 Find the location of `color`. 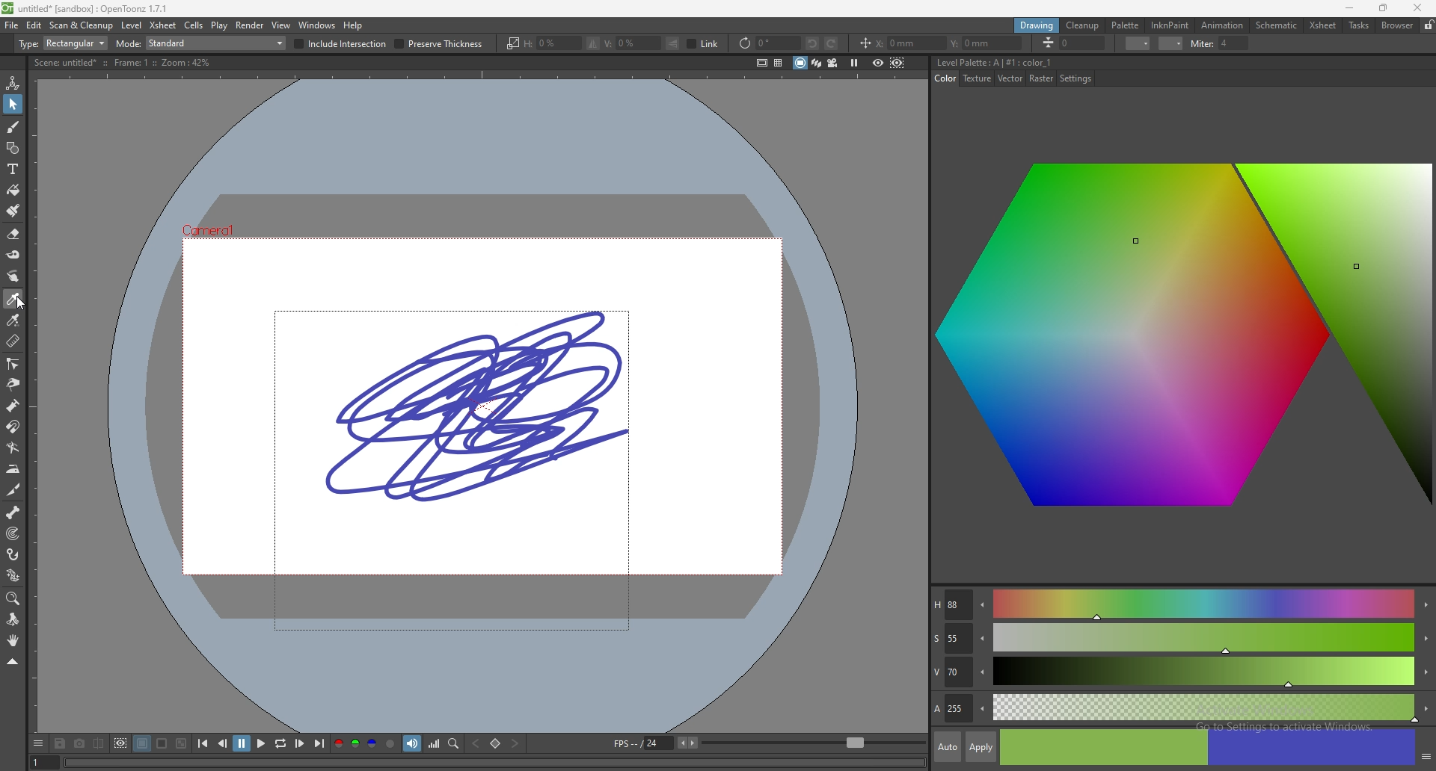

color is located at coordinates (946, 78).